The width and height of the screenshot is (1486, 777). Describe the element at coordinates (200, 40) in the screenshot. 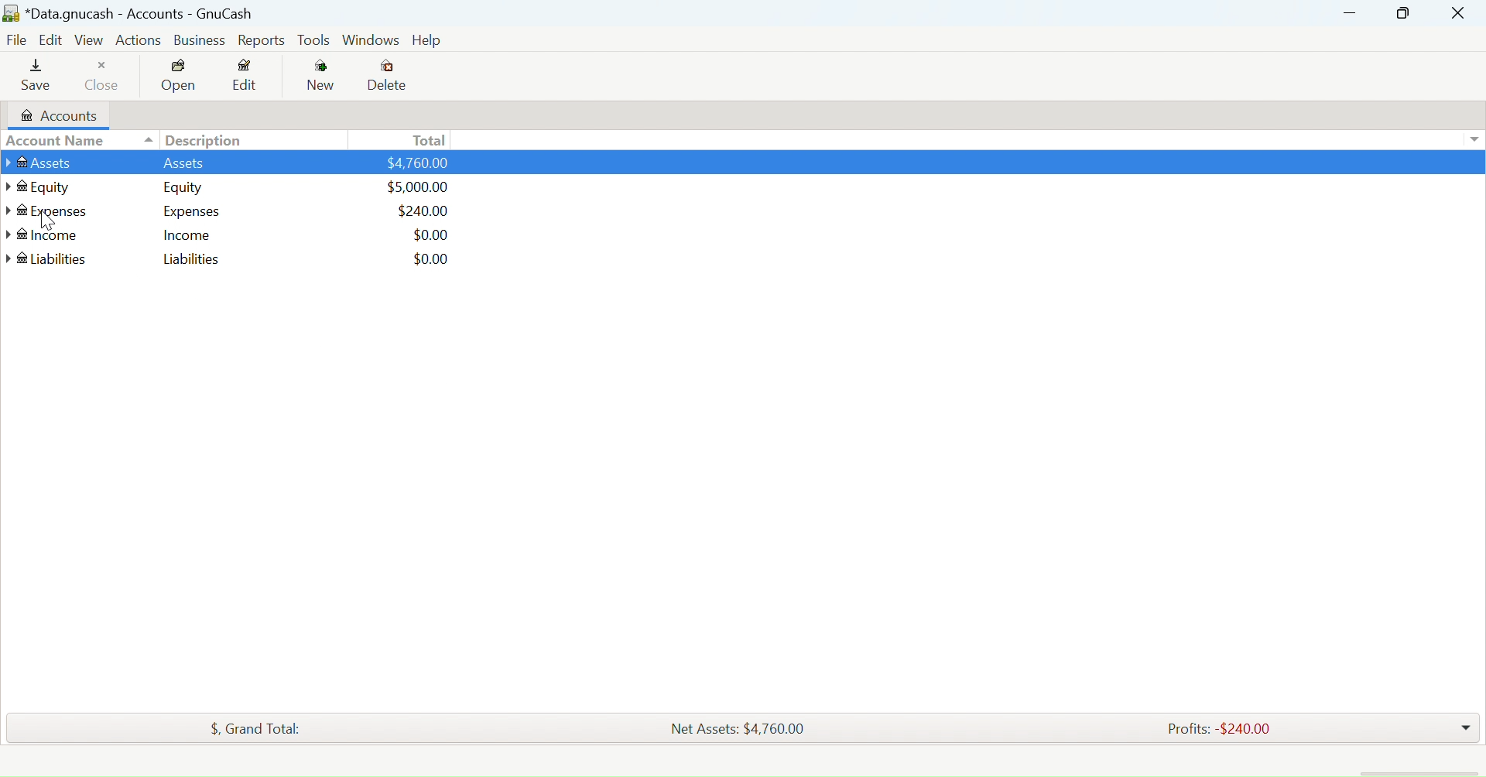

I see `Business` at that location.